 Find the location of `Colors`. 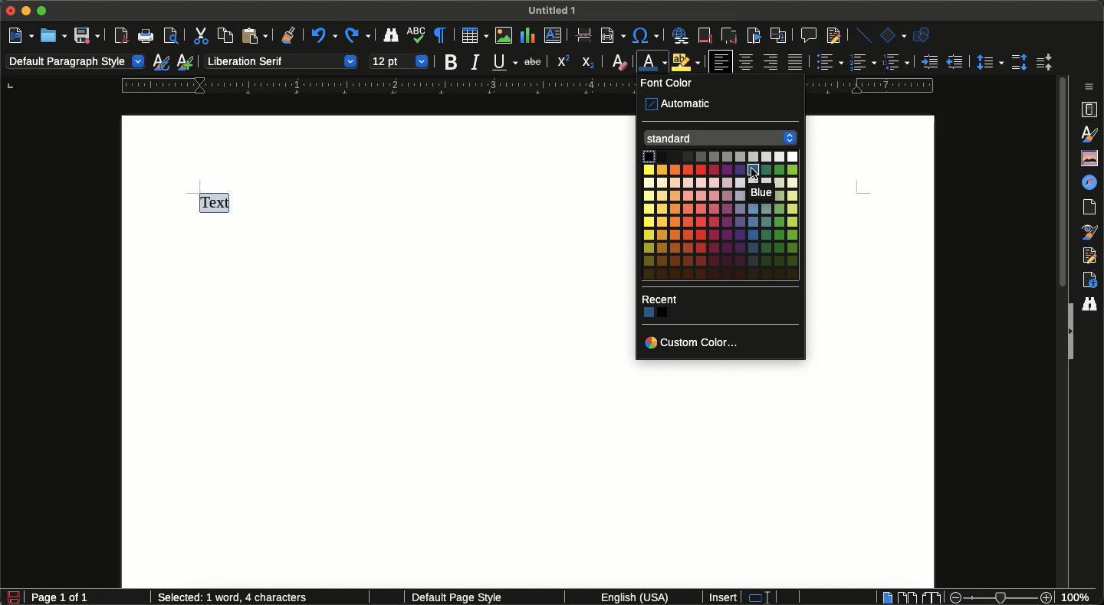

Colors is located at coordinates (654, 315).